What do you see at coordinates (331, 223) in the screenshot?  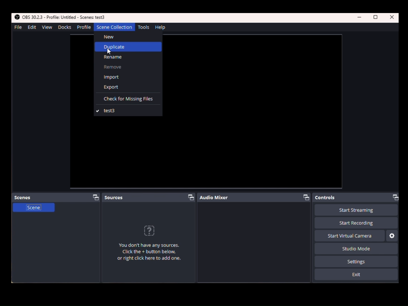 I see `Start Recording` at bounding box center [331, 223].